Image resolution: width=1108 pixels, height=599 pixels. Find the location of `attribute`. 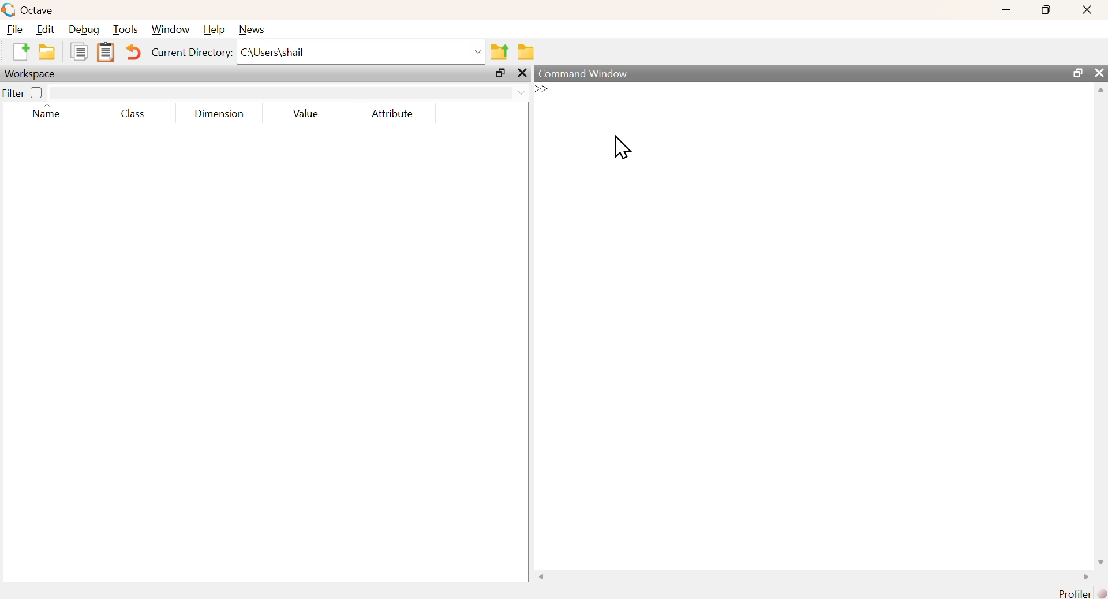

attribute is located at coordinates (391, 114).